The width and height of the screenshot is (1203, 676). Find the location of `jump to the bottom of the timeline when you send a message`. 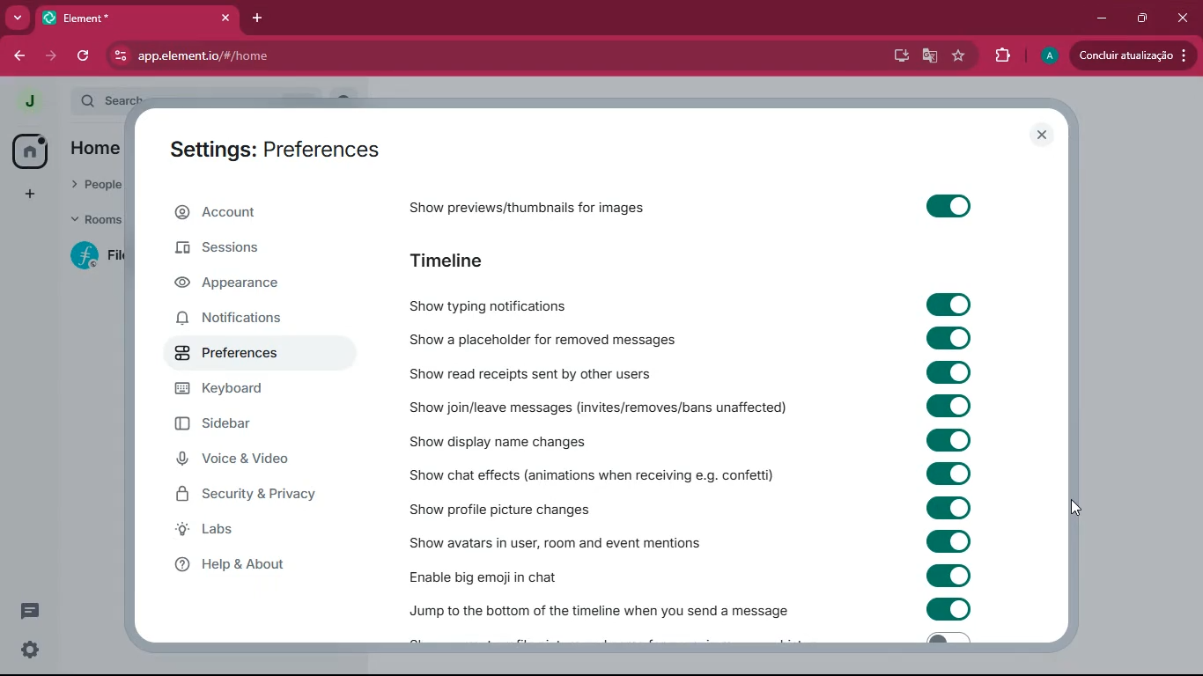

jump to the bottom of the timeline when you send a message is located at coordinates (604, 608).